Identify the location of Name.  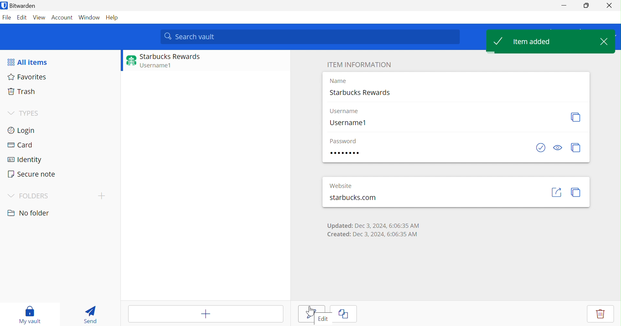
(338, 82).